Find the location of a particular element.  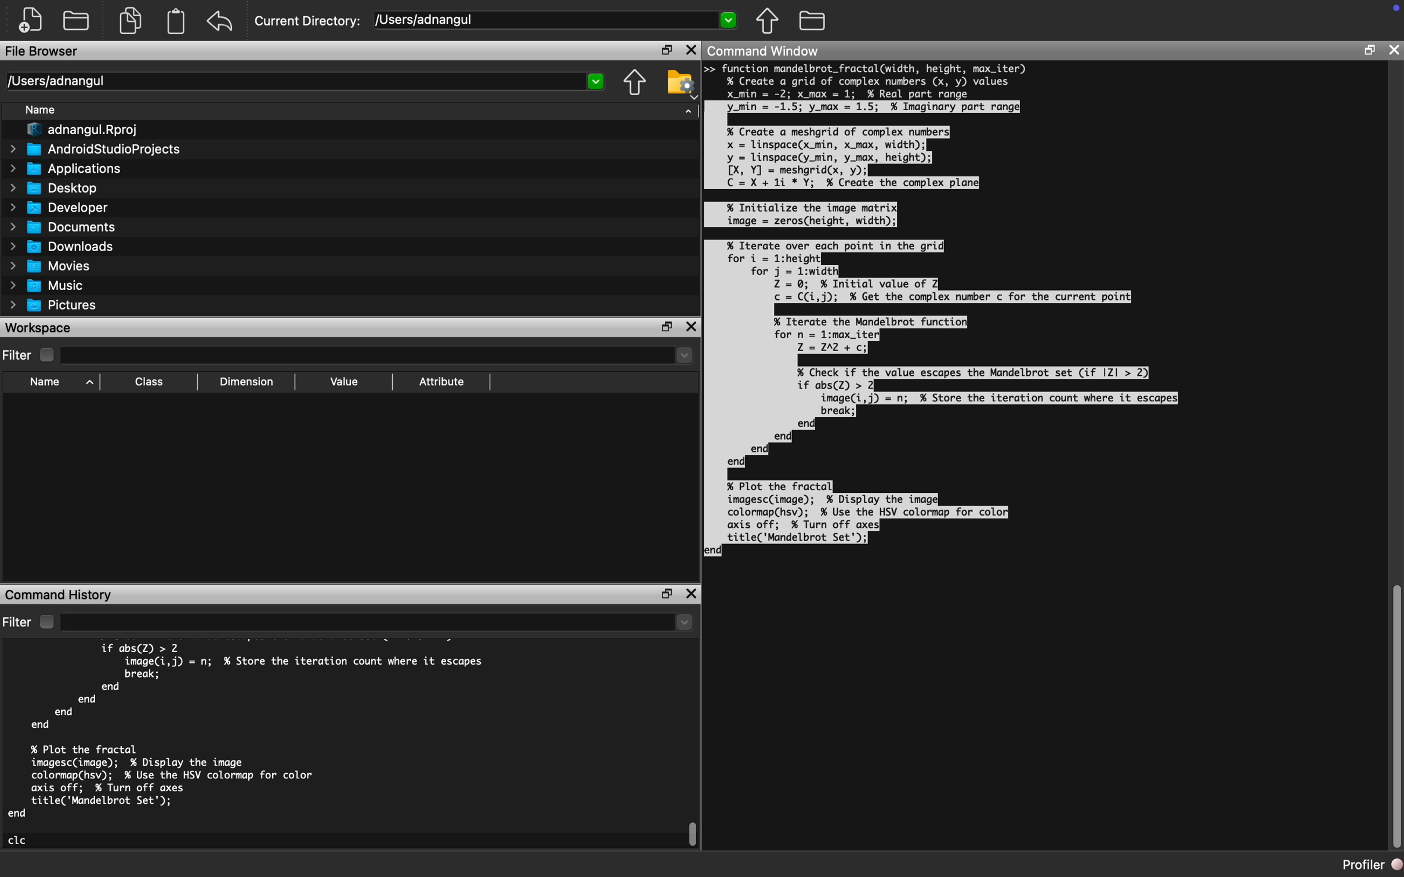

Folder Setting is located at coordinates (681, 83).